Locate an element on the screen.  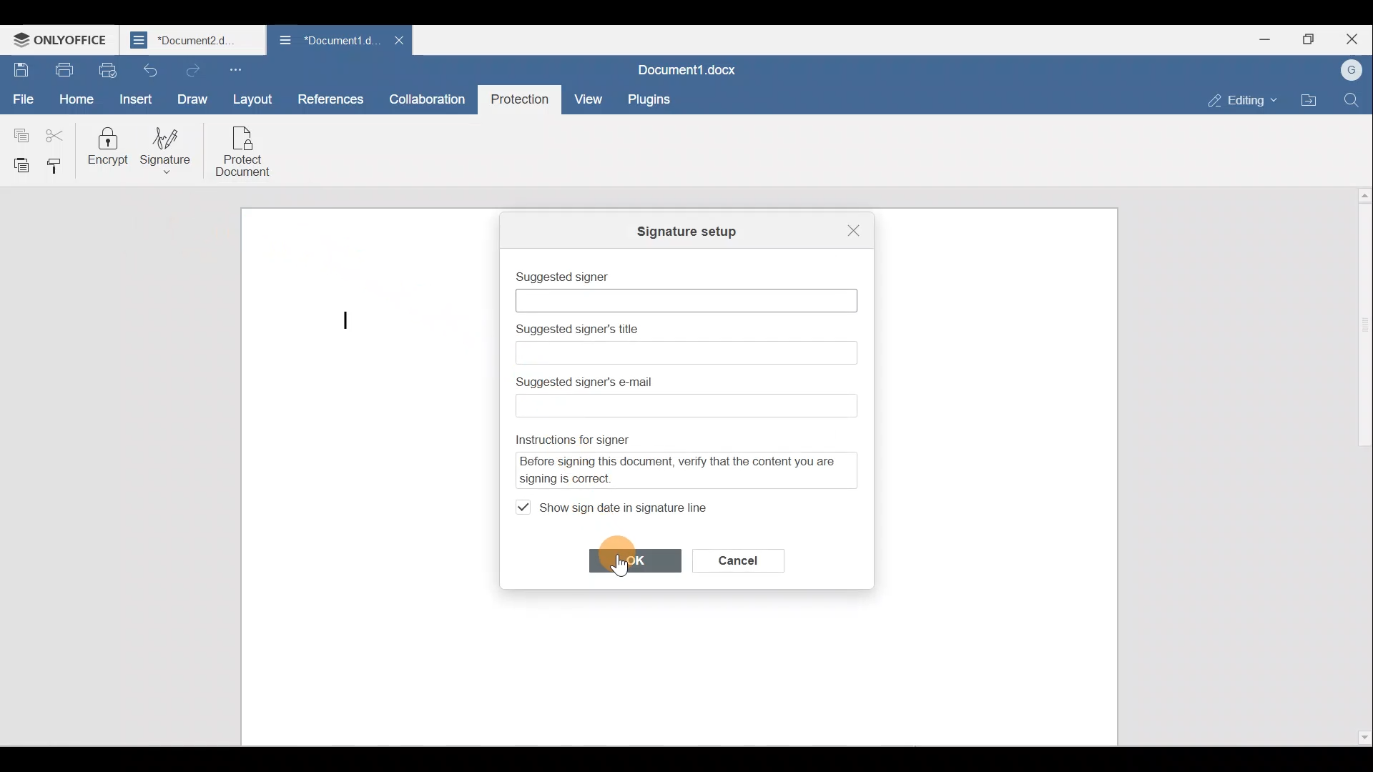
References is located at coordinates (330, 99).